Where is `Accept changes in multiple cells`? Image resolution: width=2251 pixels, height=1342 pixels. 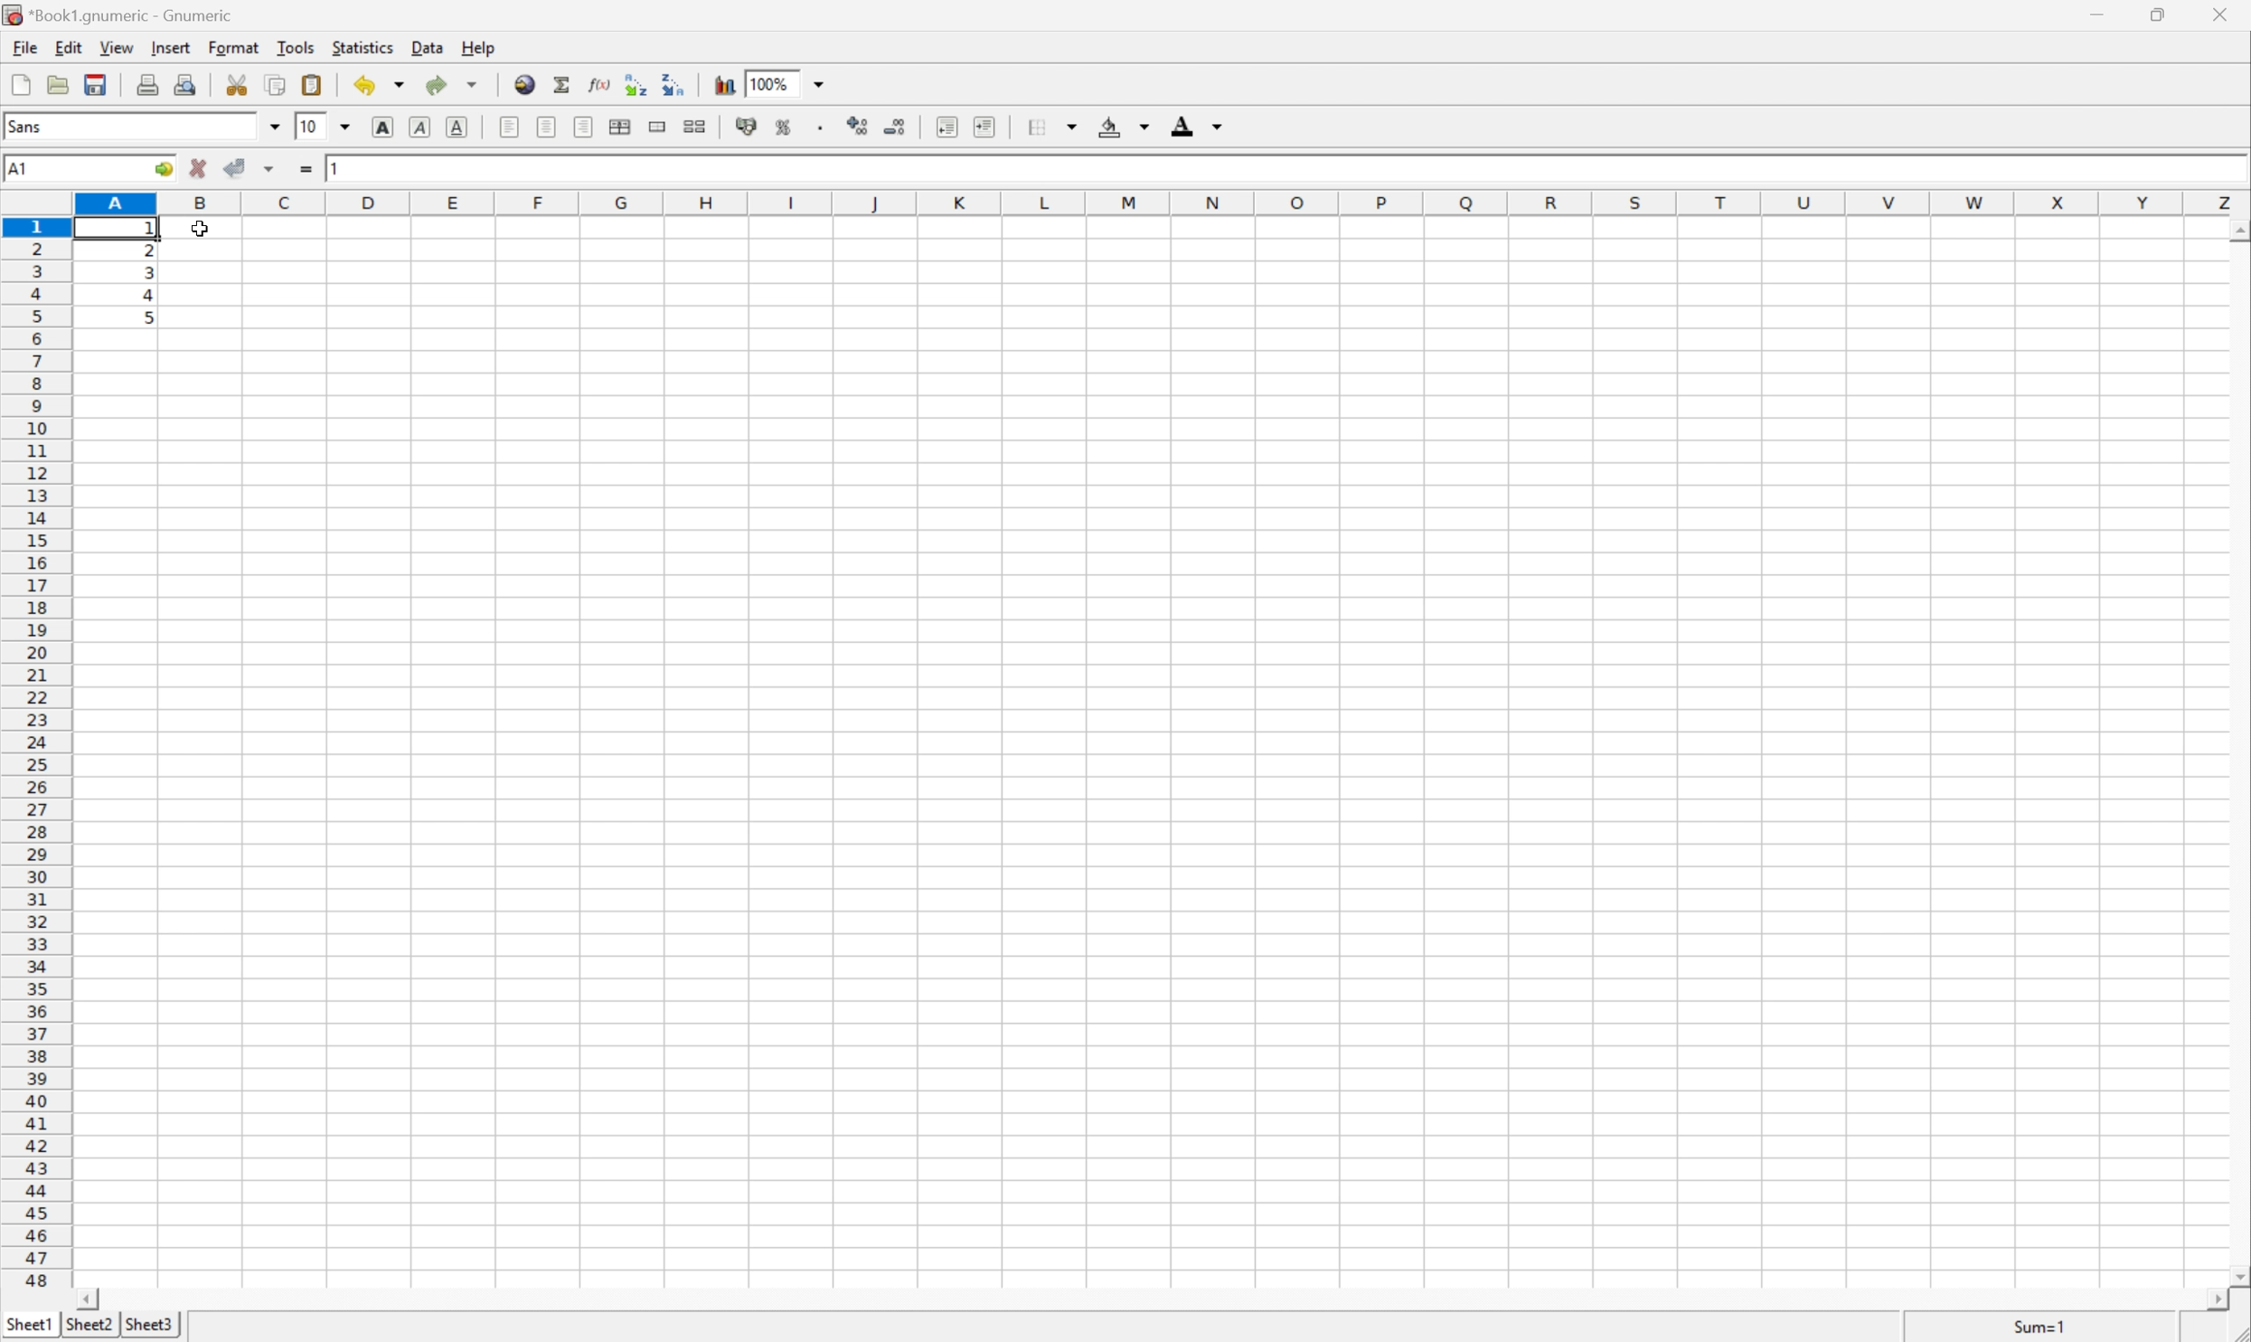
Accept changes in multiple cells is located at coordinates (263, 173).